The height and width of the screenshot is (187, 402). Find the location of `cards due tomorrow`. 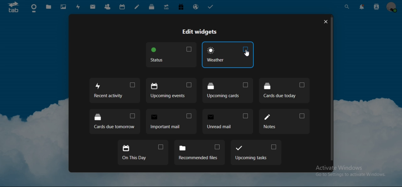

cards due tomorrow is located at coordinates (115, 122).